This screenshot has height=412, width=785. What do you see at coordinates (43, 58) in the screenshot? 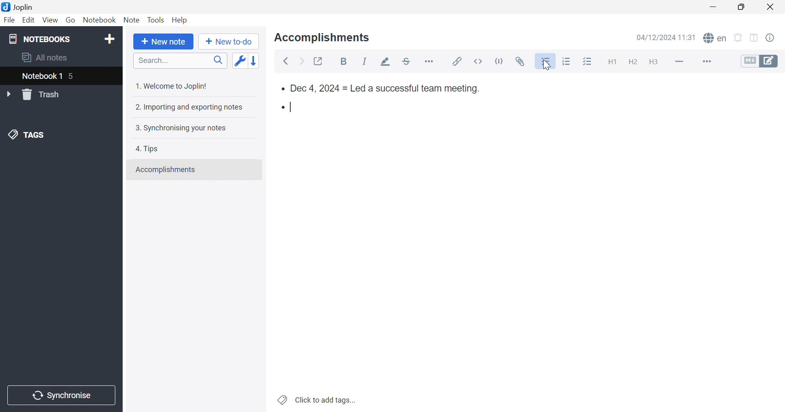
I see `All notes` at bounding box center [43, 58].